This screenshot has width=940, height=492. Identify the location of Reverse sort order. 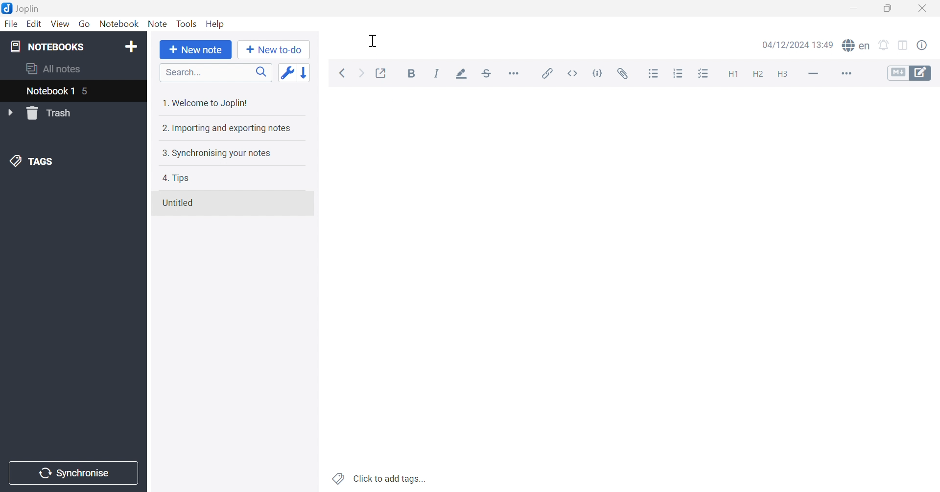
(305, 72).